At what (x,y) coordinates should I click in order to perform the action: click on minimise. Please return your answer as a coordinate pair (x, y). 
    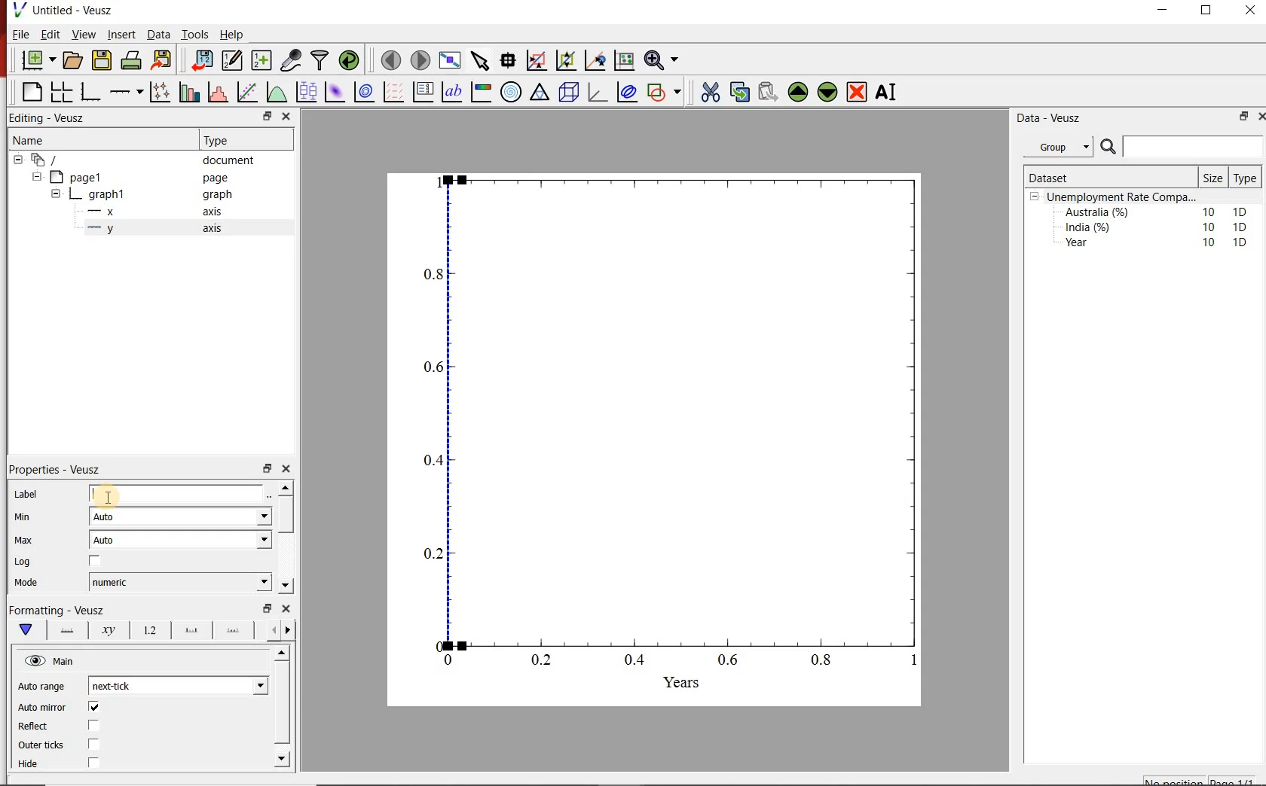
    Looking at the image, I should click on (267, 468).